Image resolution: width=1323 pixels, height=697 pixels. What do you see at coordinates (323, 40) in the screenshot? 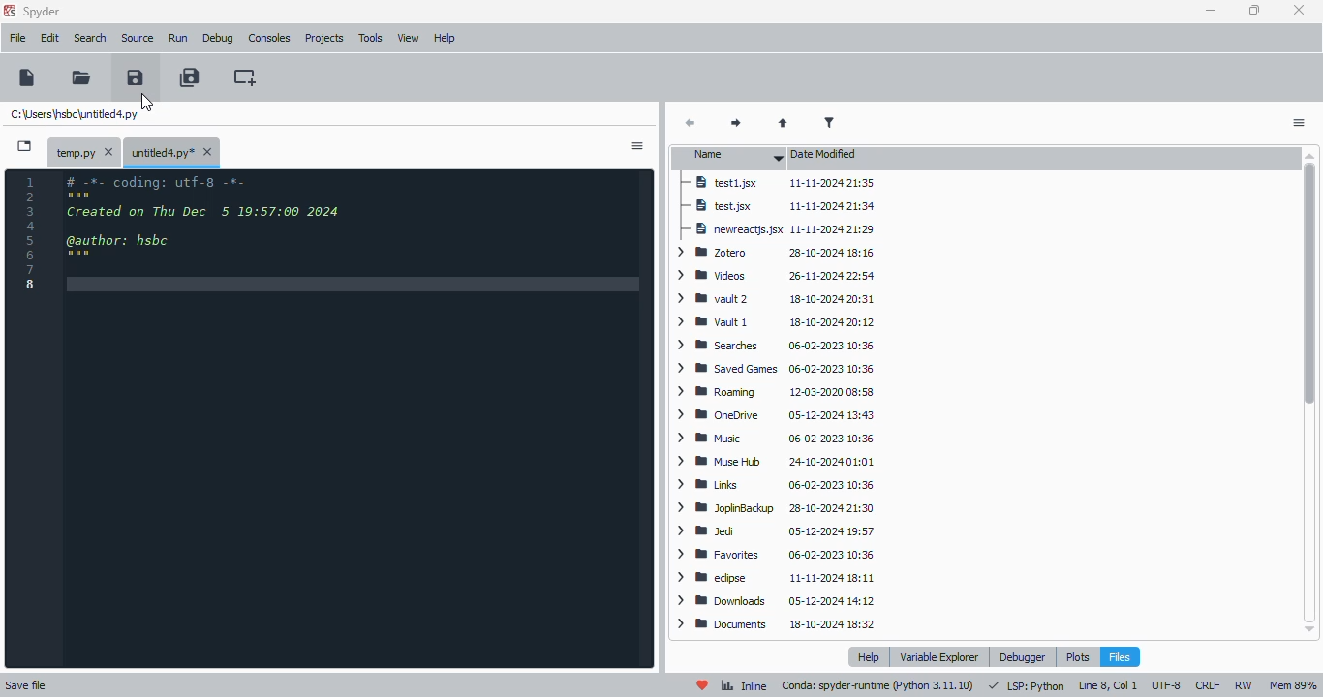
I see `projects` at bounding box center [323, 40].